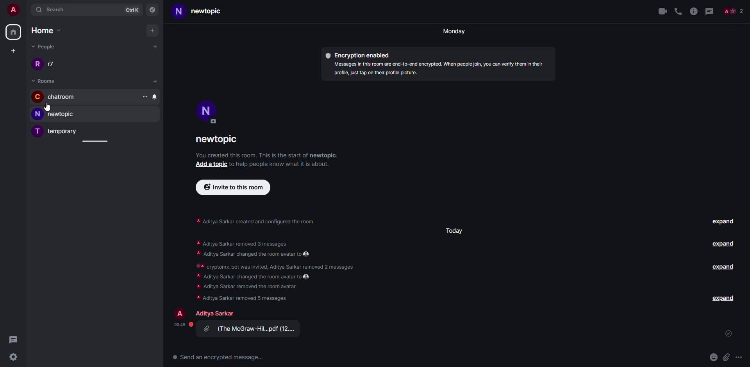 The width and height of the screenshot is (750, 367). Describe the element at coordinates (14, 32) in the screenshot. I see `home` at that location.